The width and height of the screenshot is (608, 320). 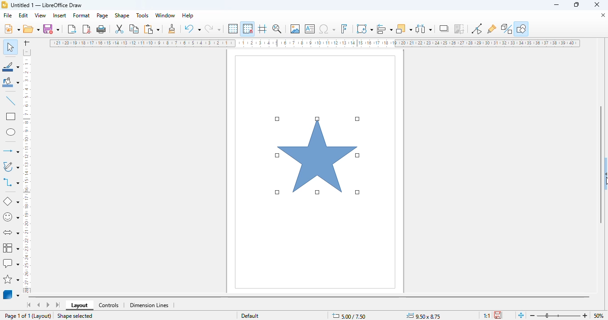 What do you see at coordinates (310, 297) in the screenshot?
I see `horizontal scroll bar` at bounding box center [310, 297].